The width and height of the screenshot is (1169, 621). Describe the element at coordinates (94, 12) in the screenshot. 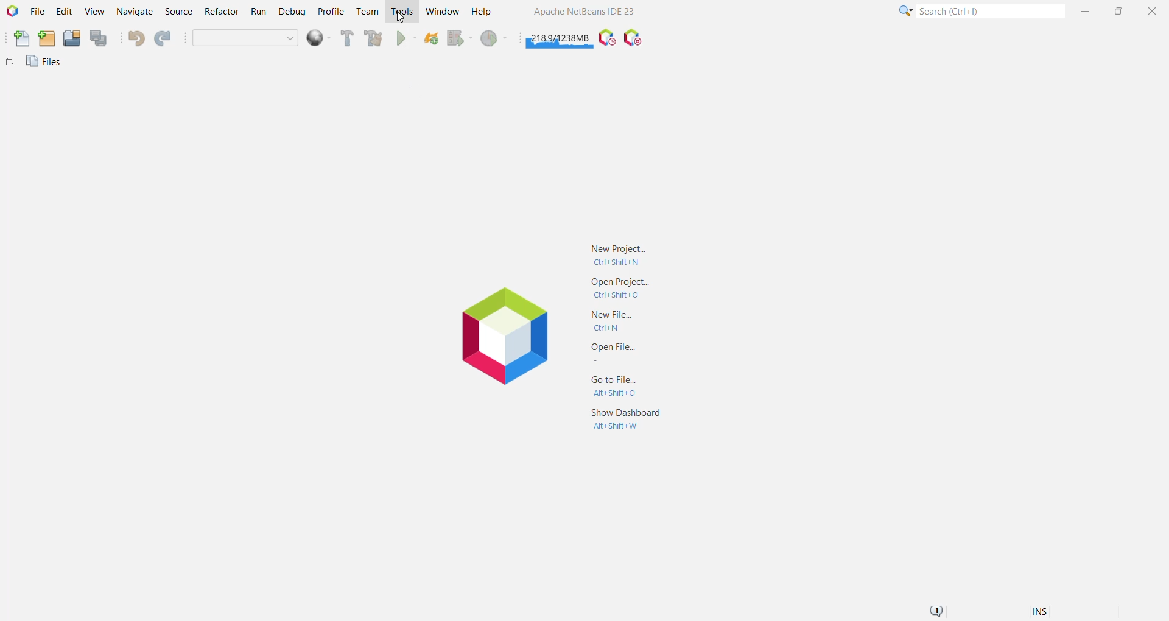

I see `View` at that location.